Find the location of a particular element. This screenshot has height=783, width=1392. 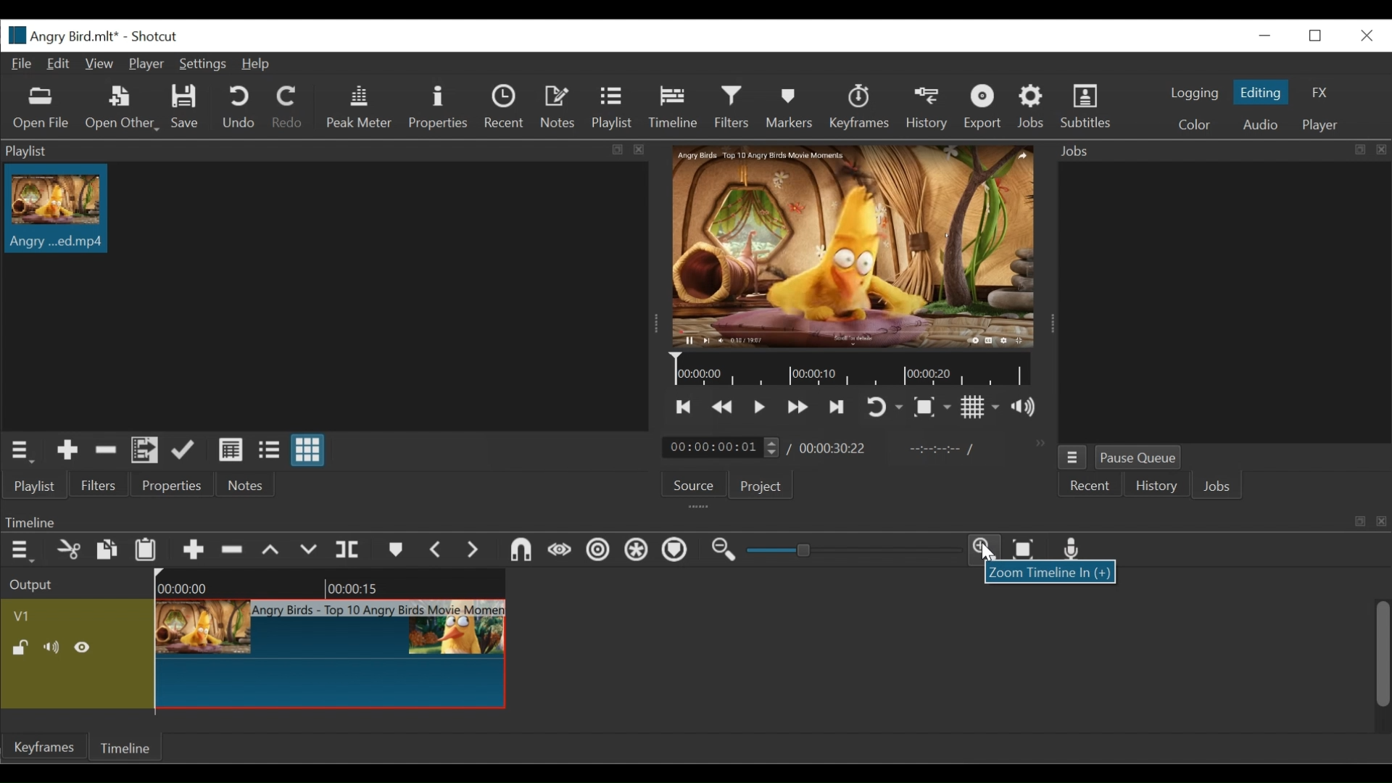

Properties is located at coordinates (437, 108).